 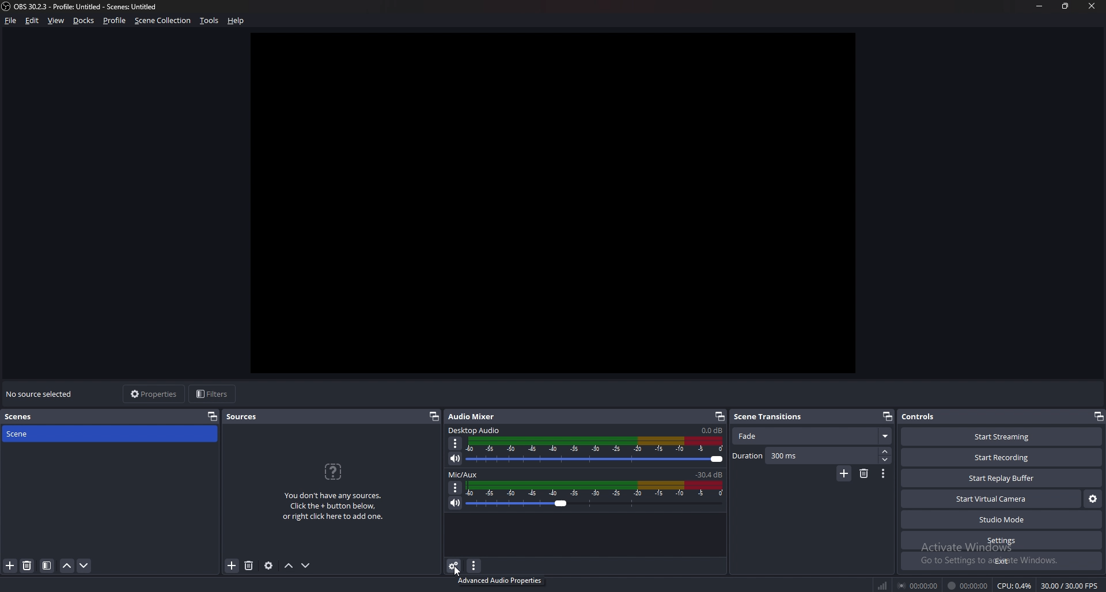 I want to click on CPU: 0.5%, so click(x=1015, y=586).